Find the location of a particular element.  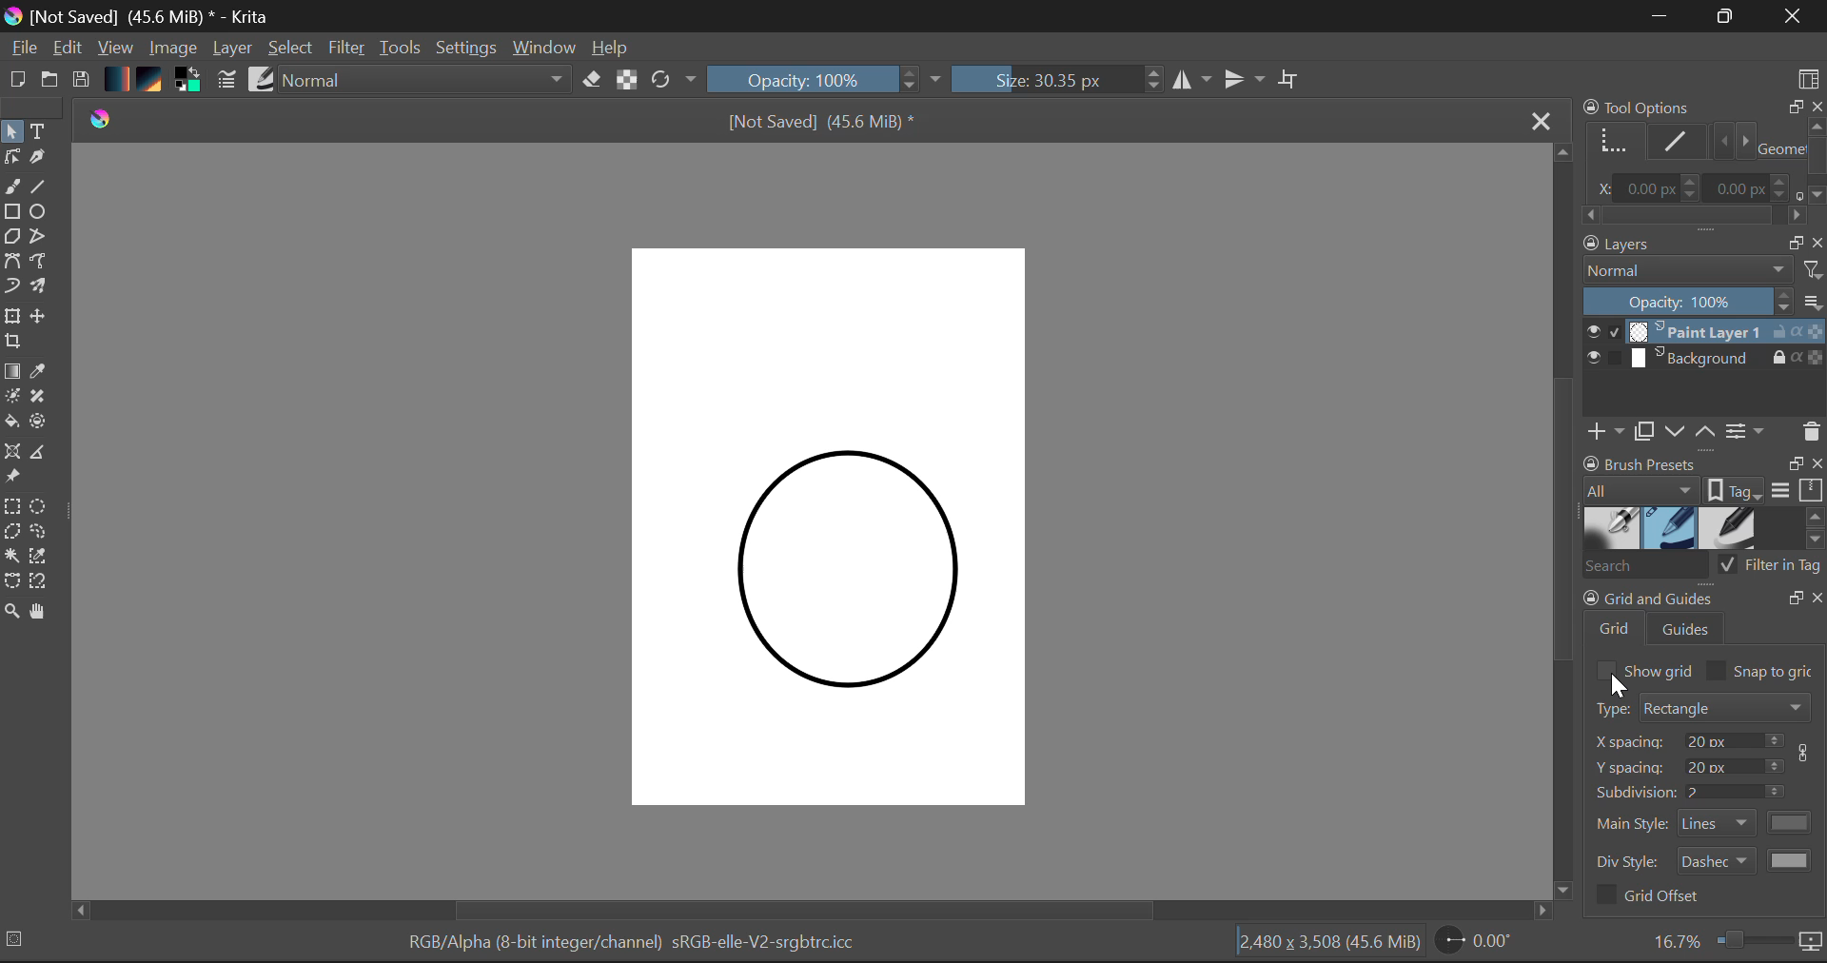

logo is located at coordinates (105, 122).